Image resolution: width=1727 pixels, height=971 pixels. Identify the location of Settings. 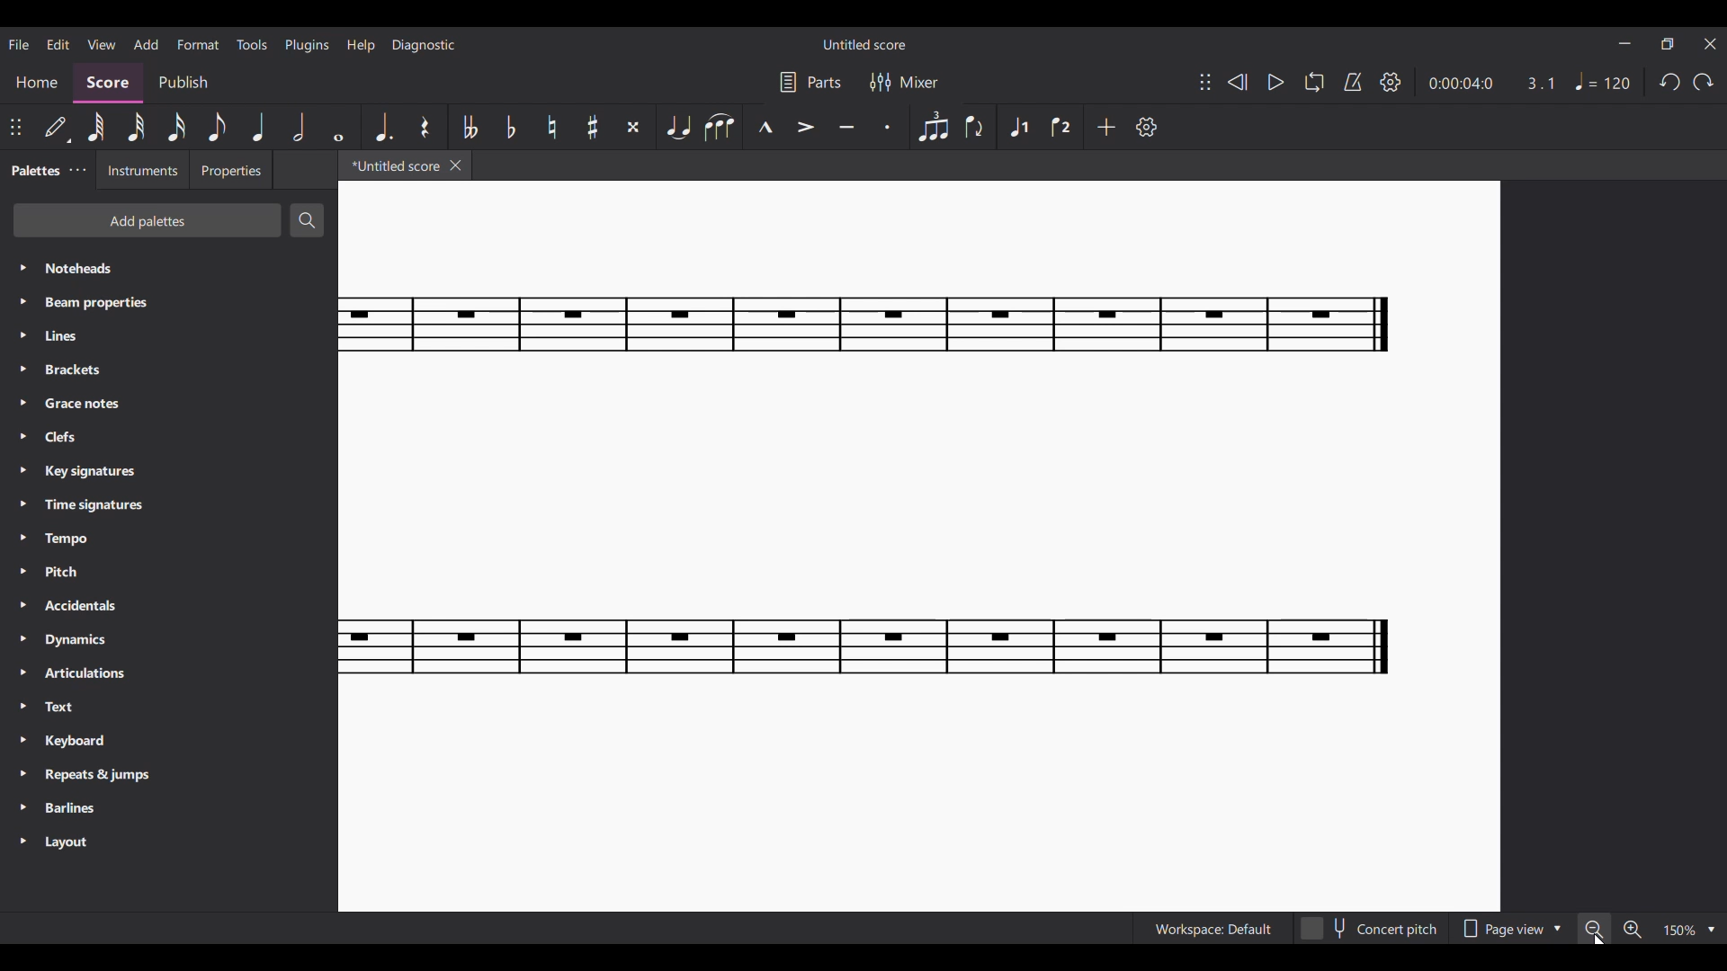
(1147, 127).